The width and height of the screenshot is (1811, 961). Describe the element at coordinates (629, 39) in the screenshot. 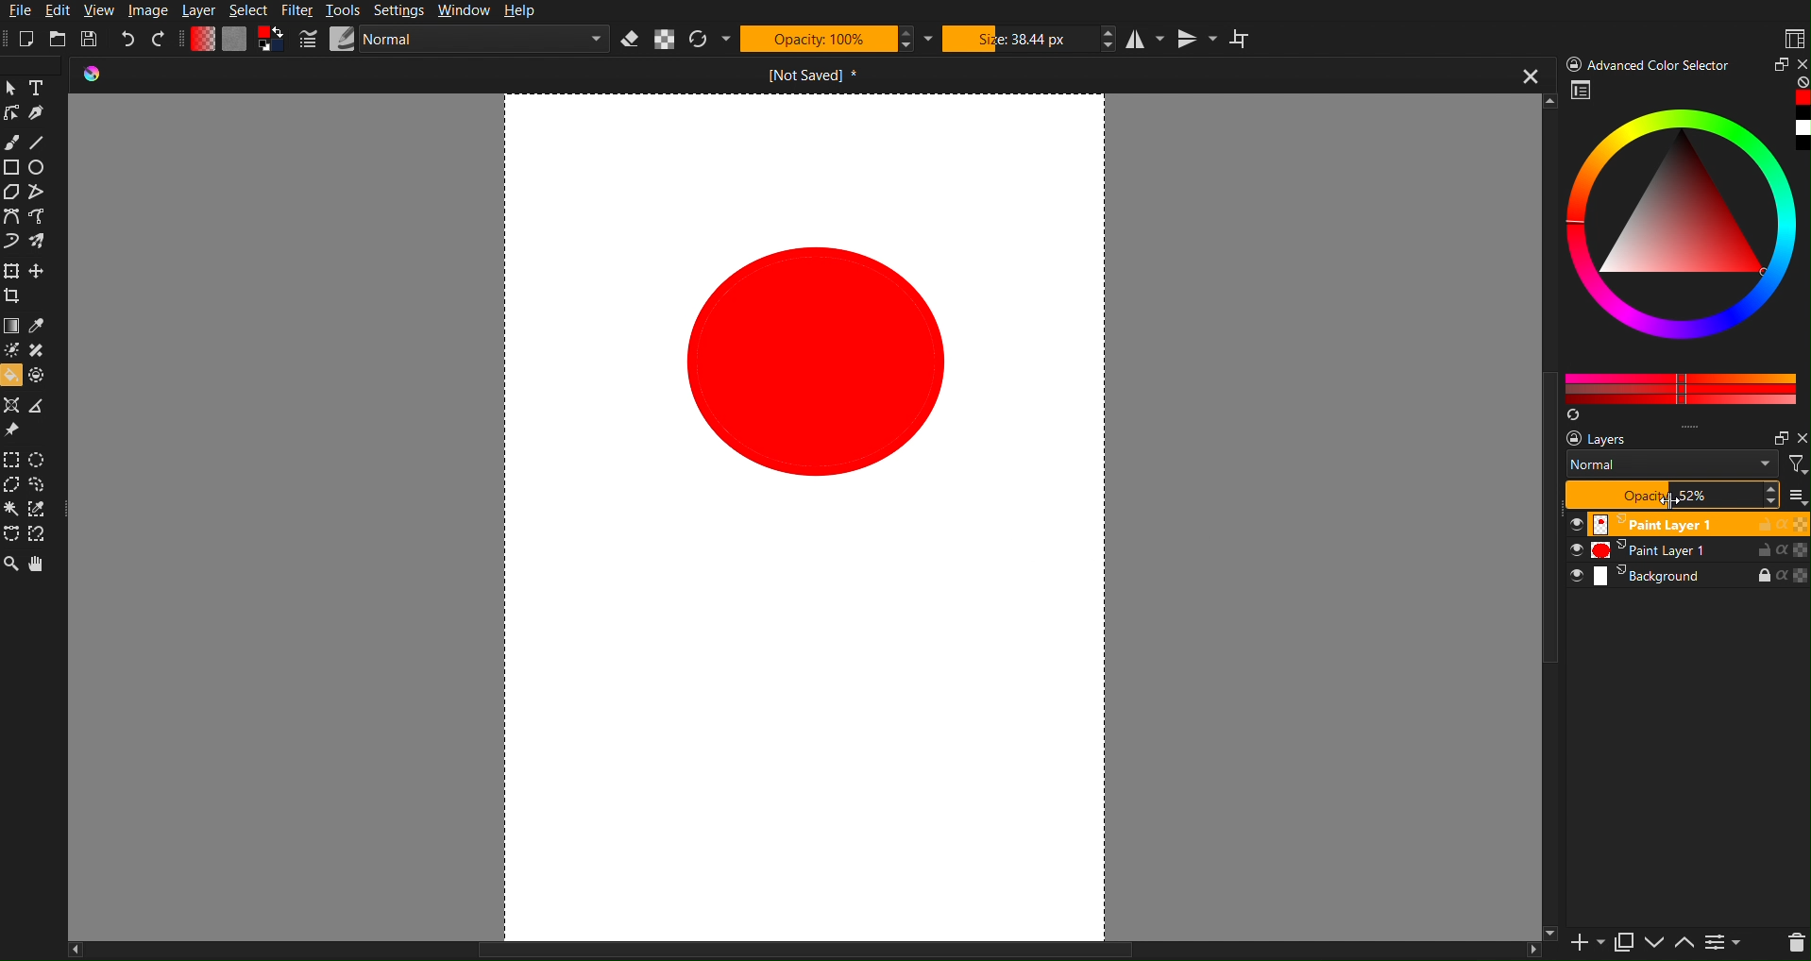

I see `Erase` at that location.